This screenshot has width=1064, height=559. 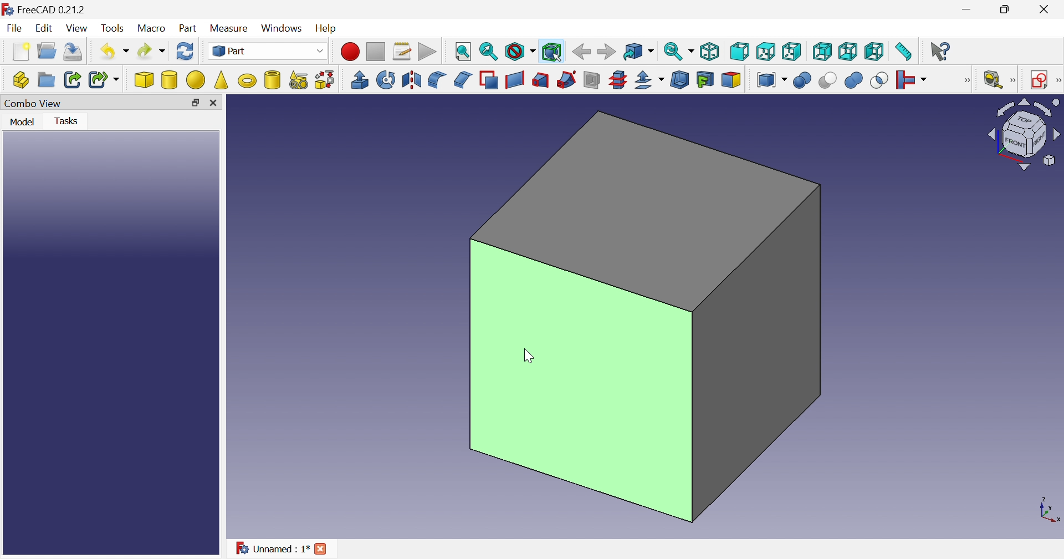 What do you see at coordinates (21, 121) in the screenshot?
I see `Model` at bounding box center [21, 121].